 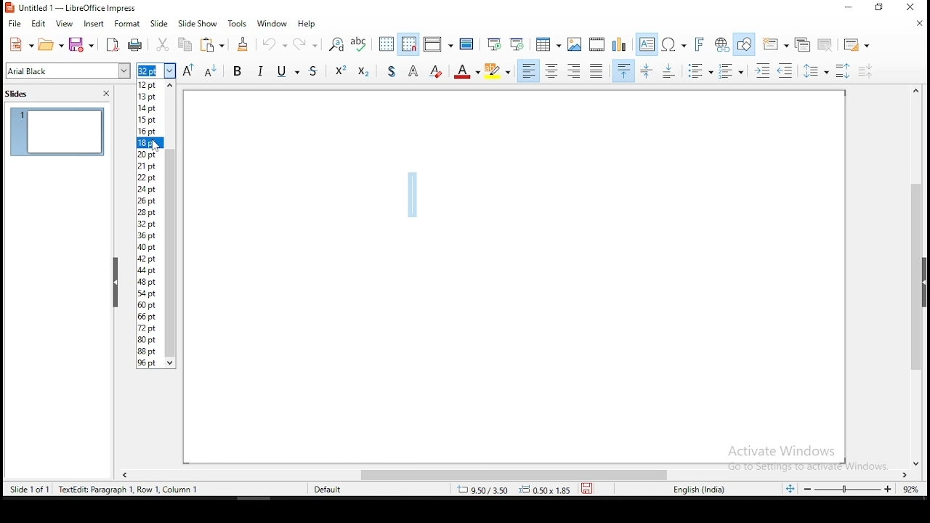 I want to click on view, so click(x=65, y=25).